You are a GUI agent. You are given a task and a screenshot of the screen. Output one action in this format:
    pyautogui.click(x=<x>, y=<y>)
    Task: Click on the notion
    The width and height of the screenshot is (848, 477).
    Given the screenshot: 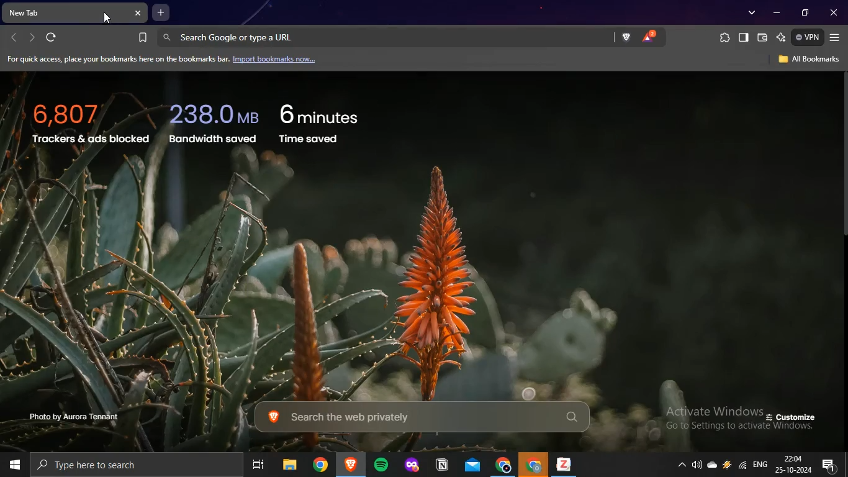 What is the action you would take?
    pyautogui.click(x=441, y=464)
    